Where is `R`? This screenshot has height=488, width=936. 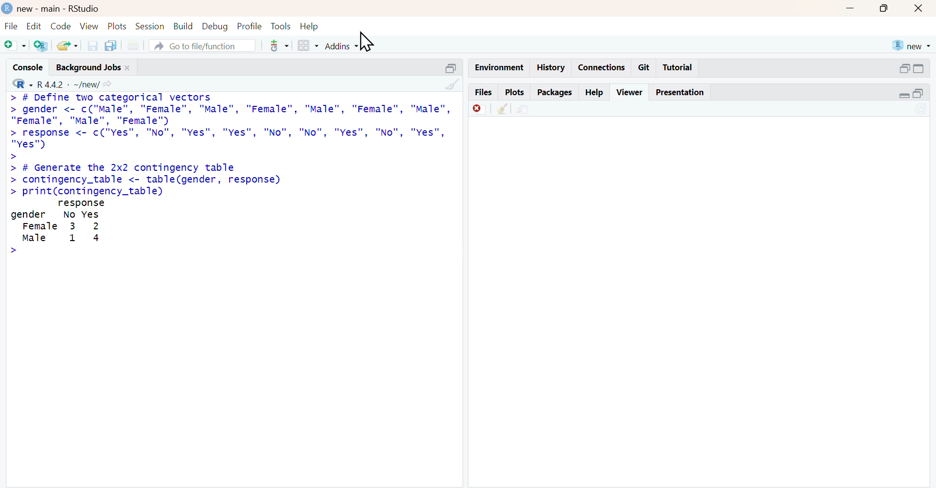 R is located at coordinates (23, 83).